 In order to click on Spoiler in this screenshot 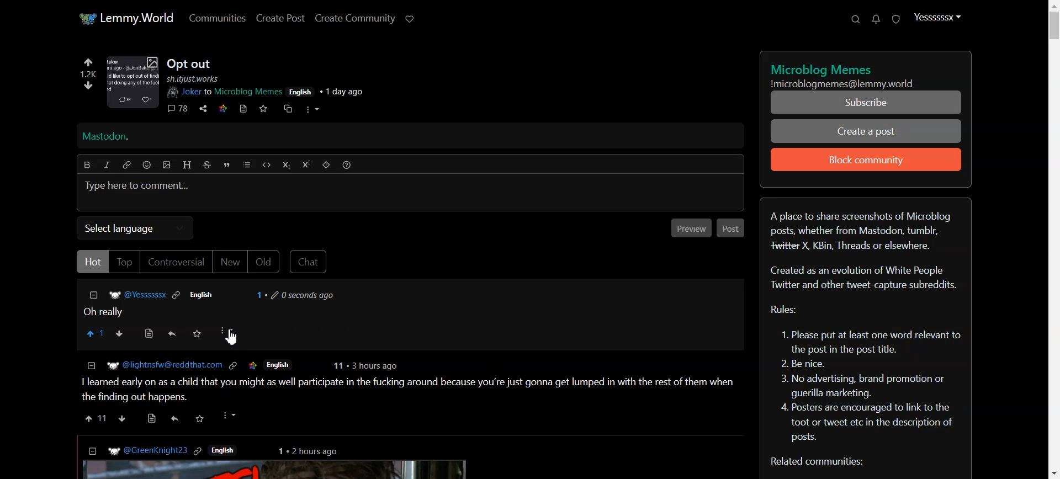, I will do `click(327, 165)`.